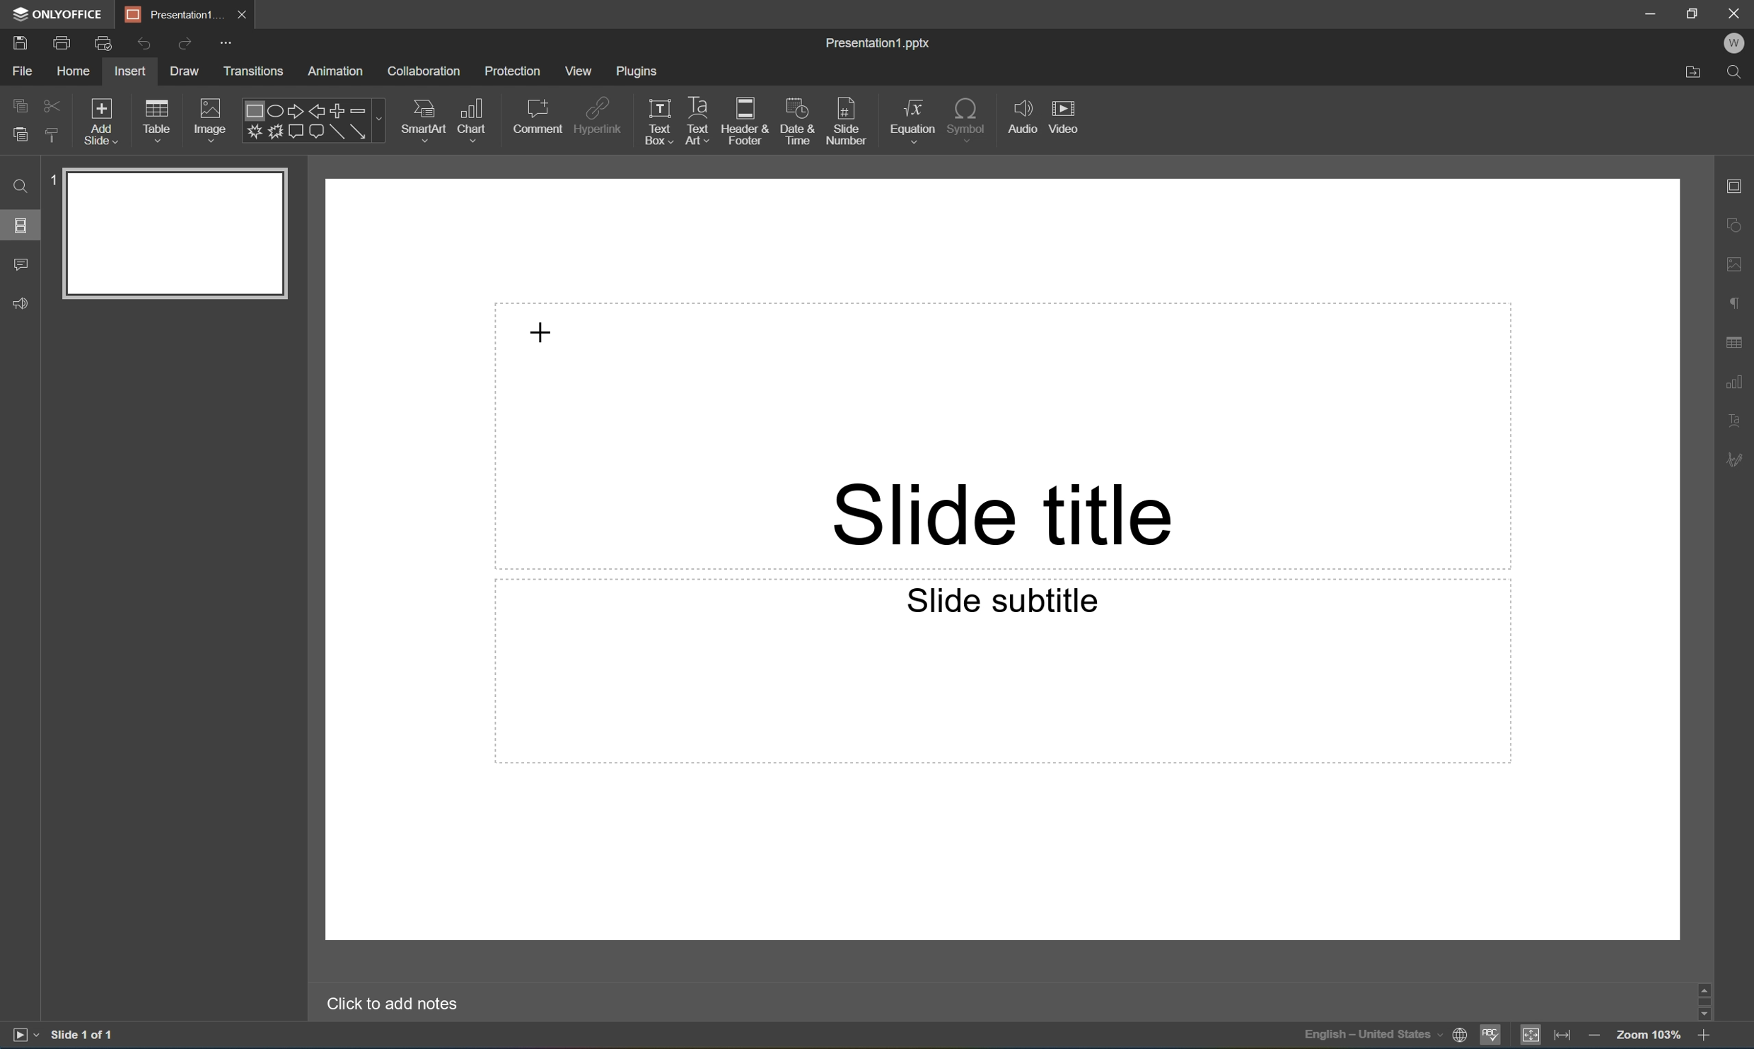 This screenshot has height=1049, width=1754. What do you see at coordinates (24, 1035) in the screenshot?
I see `Start slideshow` at bounding box center [24, 1035].